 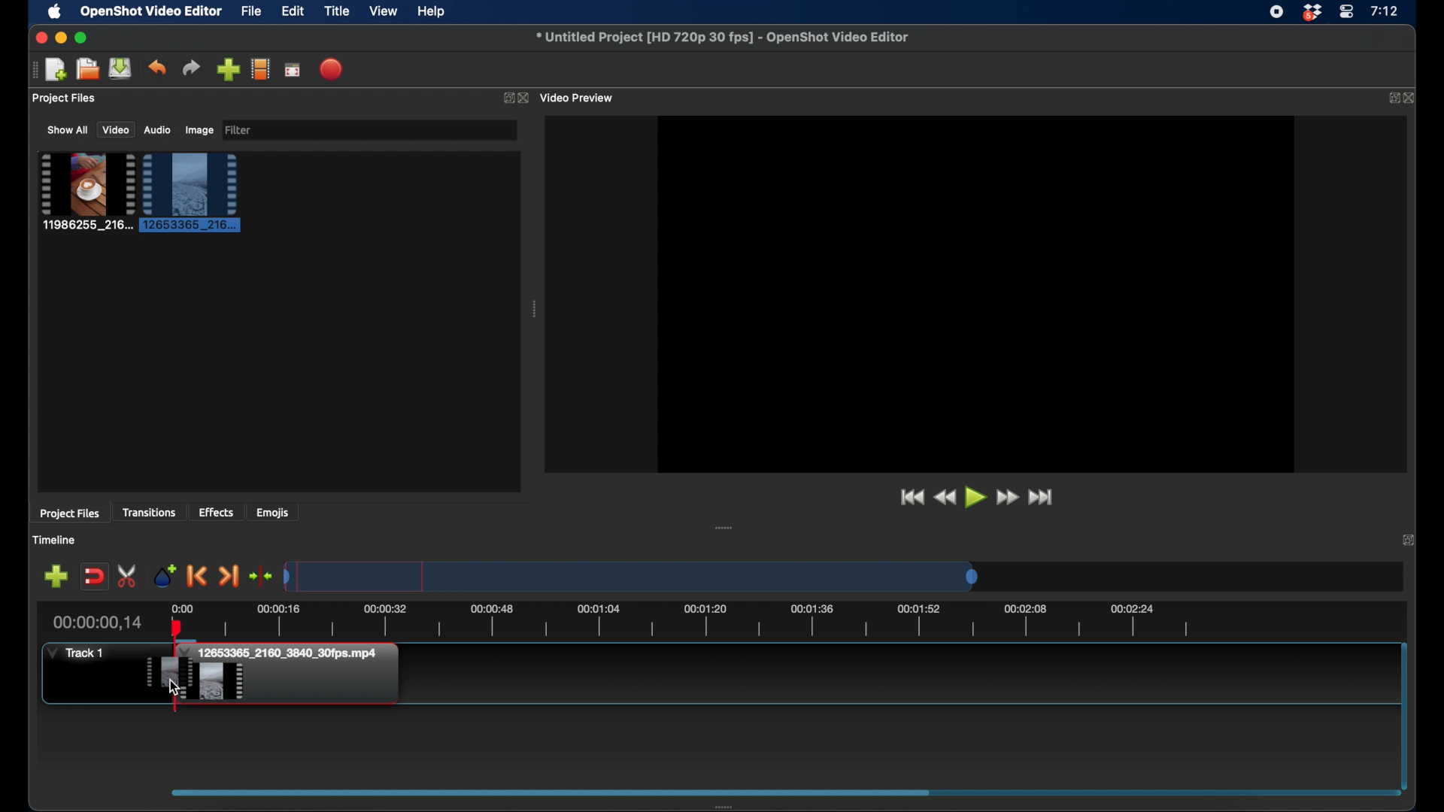 I want to click on disbale snapping, so click(x=96, y=575).